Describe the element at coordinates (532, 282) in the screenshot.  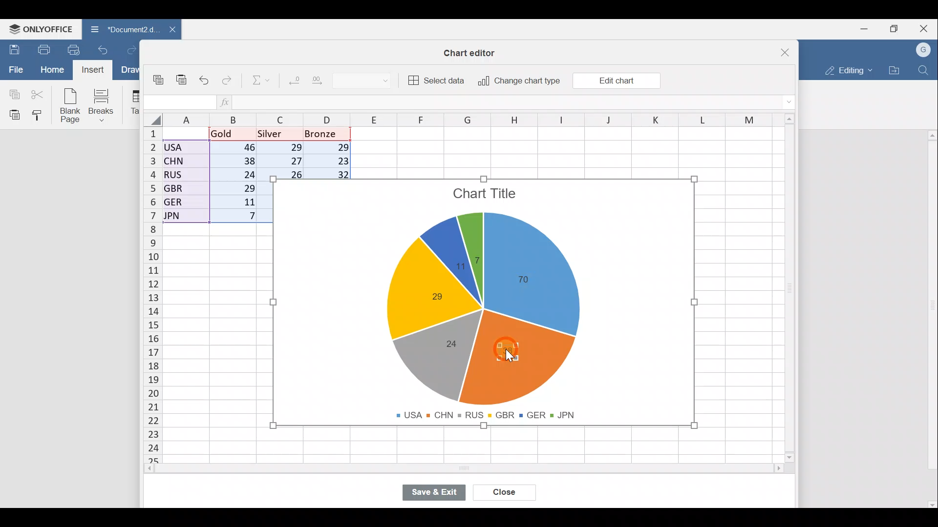
I see `Chart label` at that location.